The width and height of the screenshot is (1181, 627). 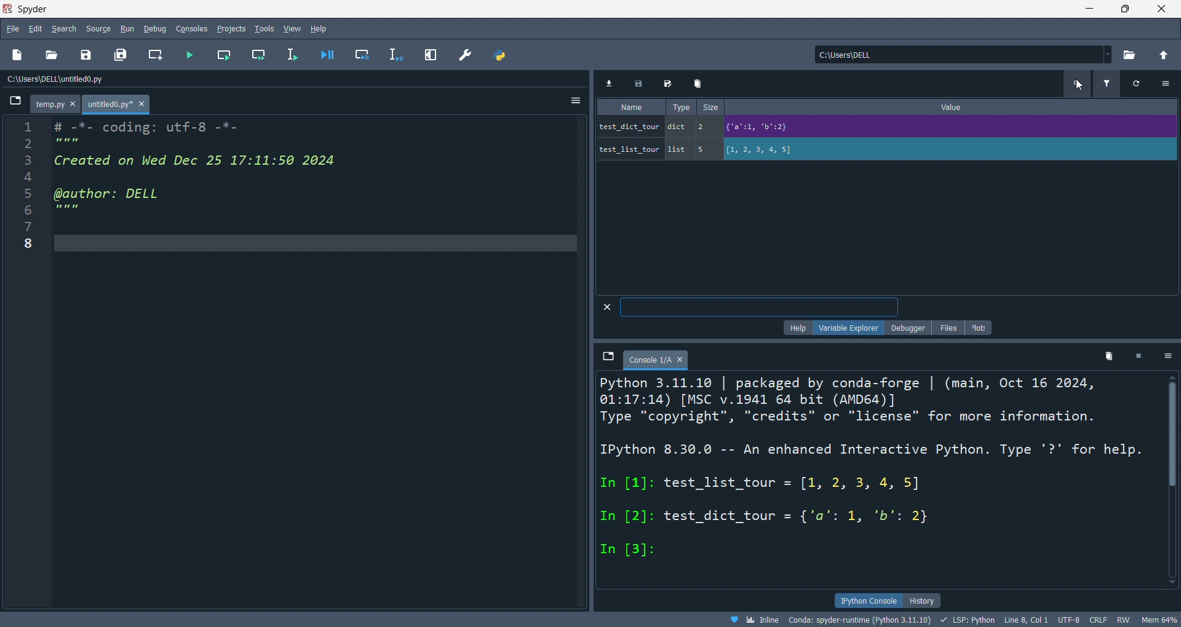 I want to click on preferenc, so click(x=466, y=55).